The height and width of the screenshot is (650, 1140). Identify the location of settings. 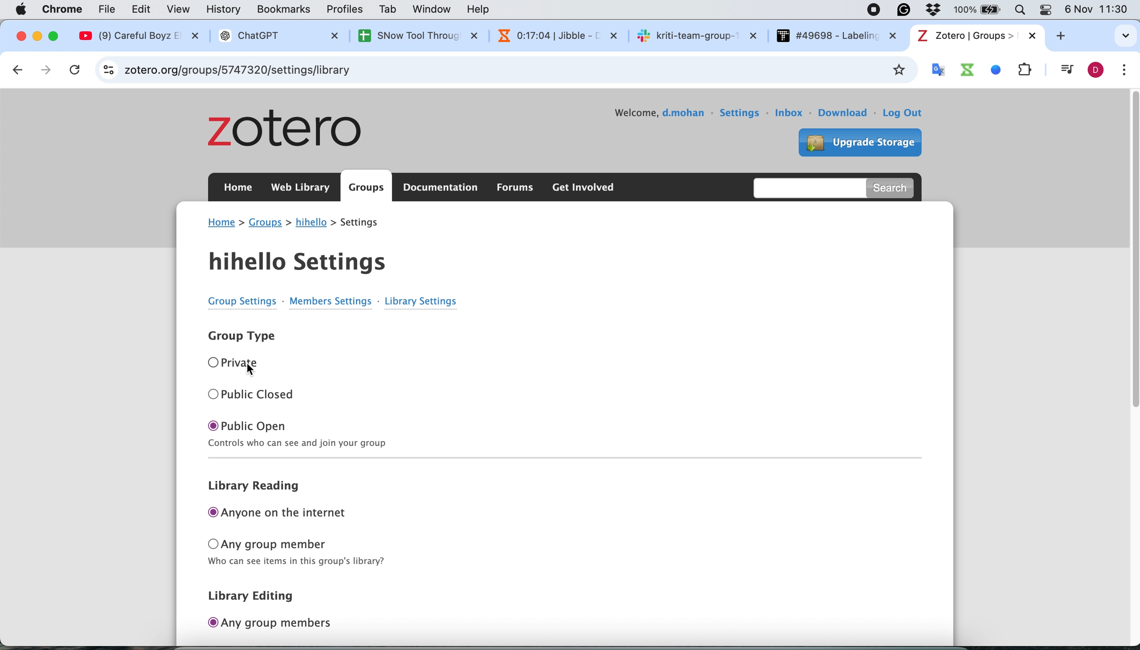
(741, 110).